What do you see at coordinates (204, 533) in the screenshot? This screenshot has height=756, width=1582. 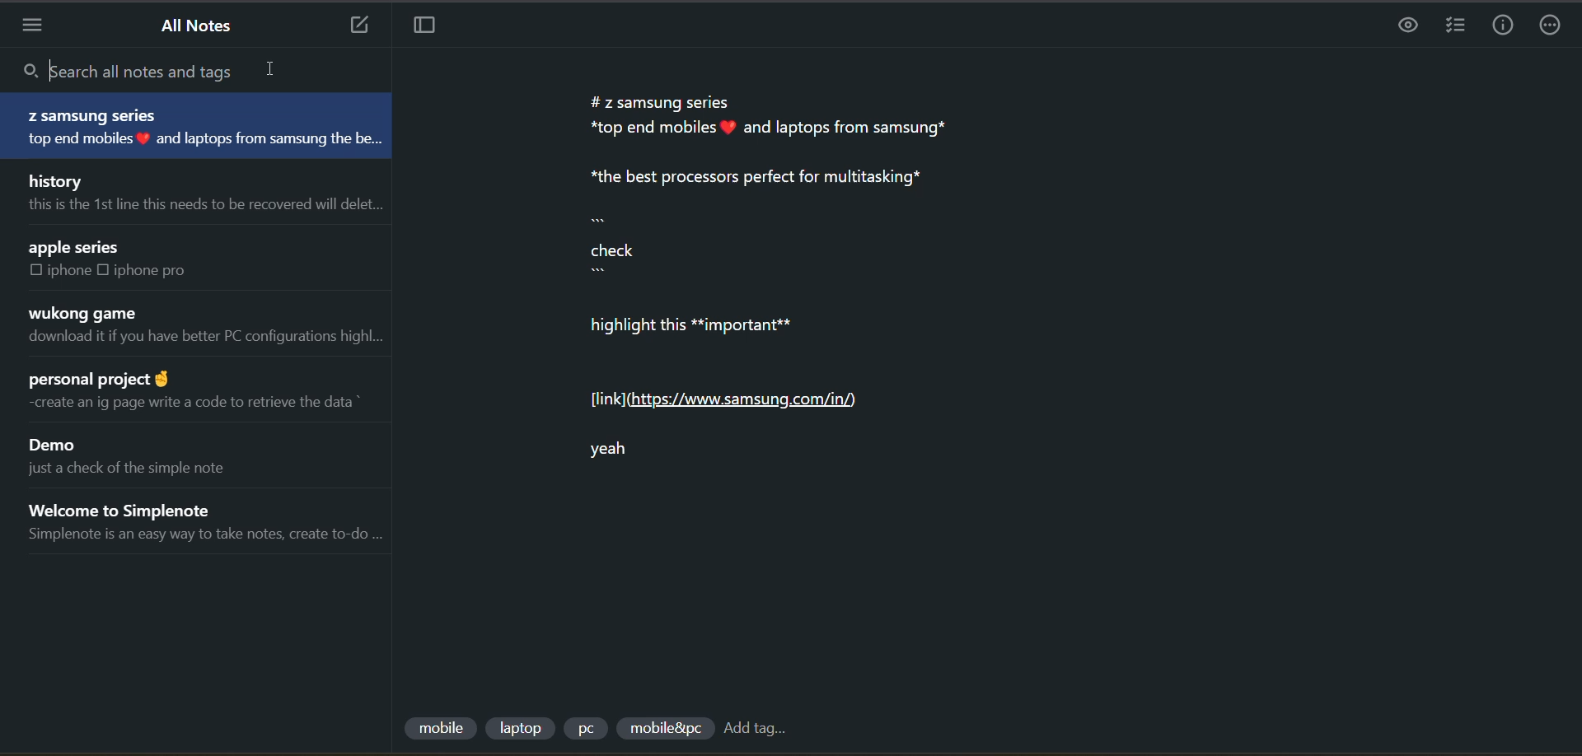 I see `Simplenote is an easy way to take notes, create to-do ...` at bounding box center [204, 533].